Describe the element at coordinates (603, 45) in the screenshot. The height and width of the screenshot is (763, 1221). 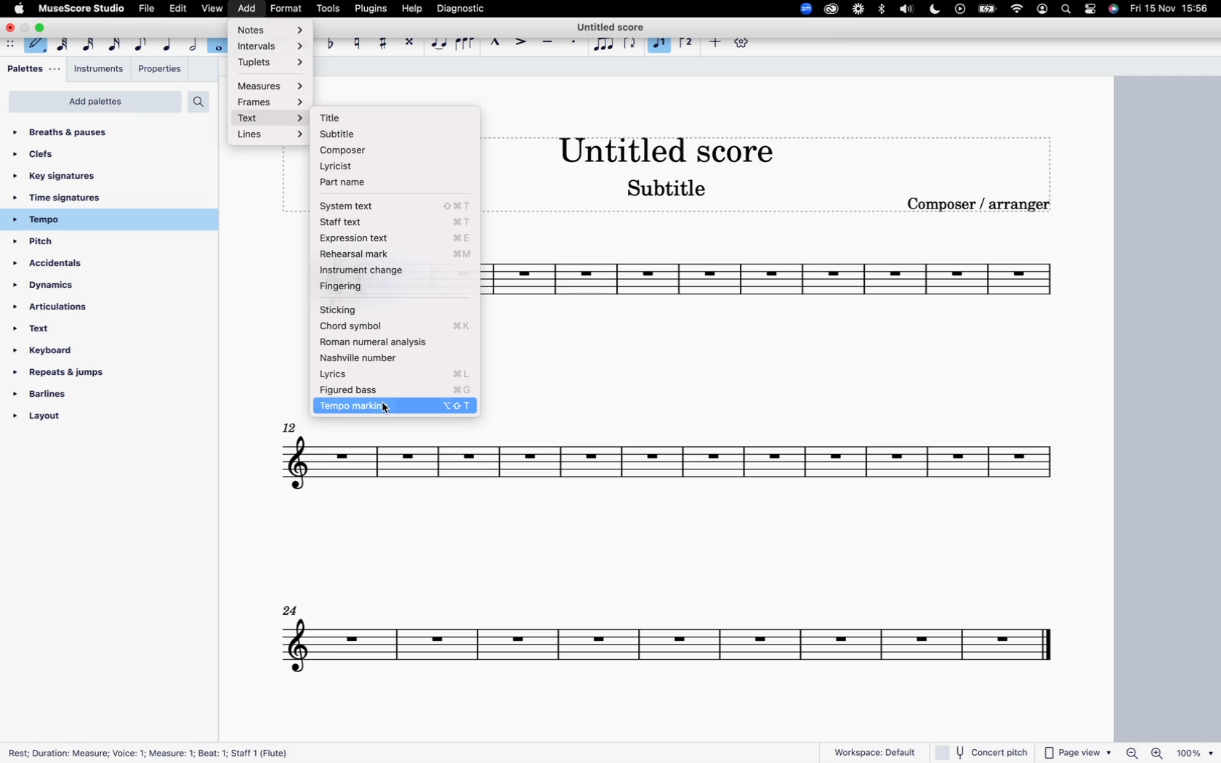
I see `tuplet` at that location.